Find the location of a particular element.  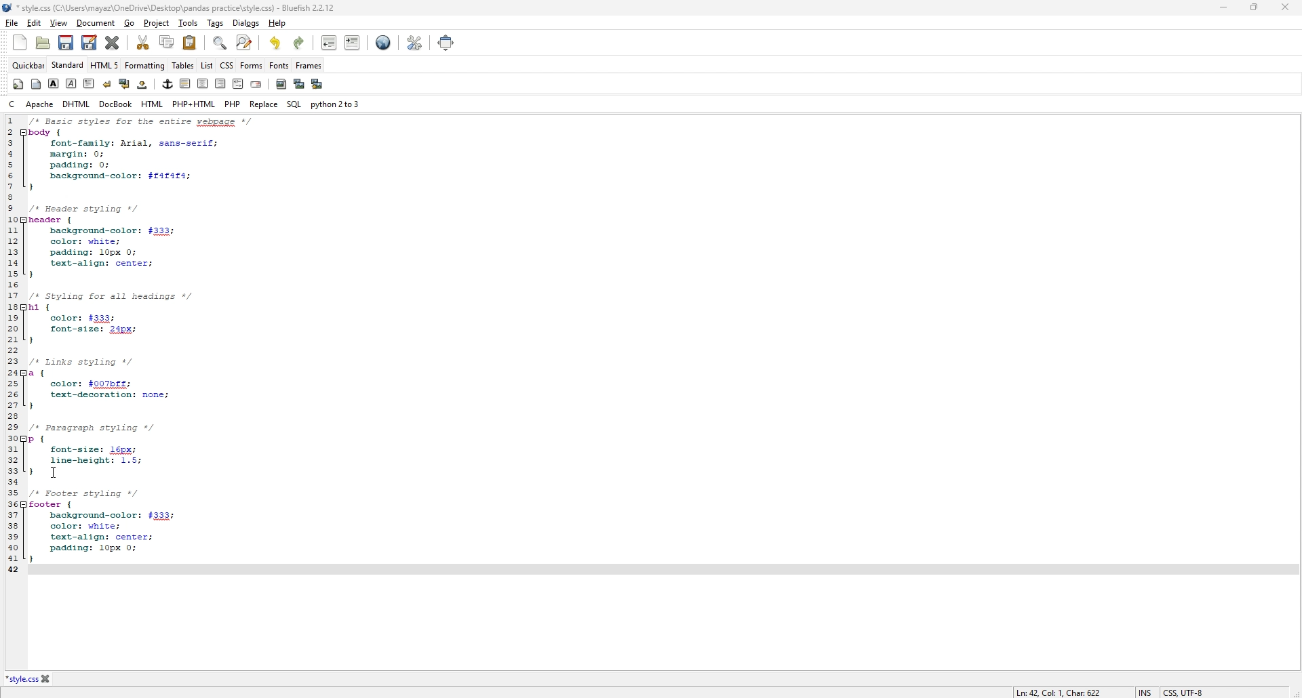

php+html is located at coordinates (194, 104).